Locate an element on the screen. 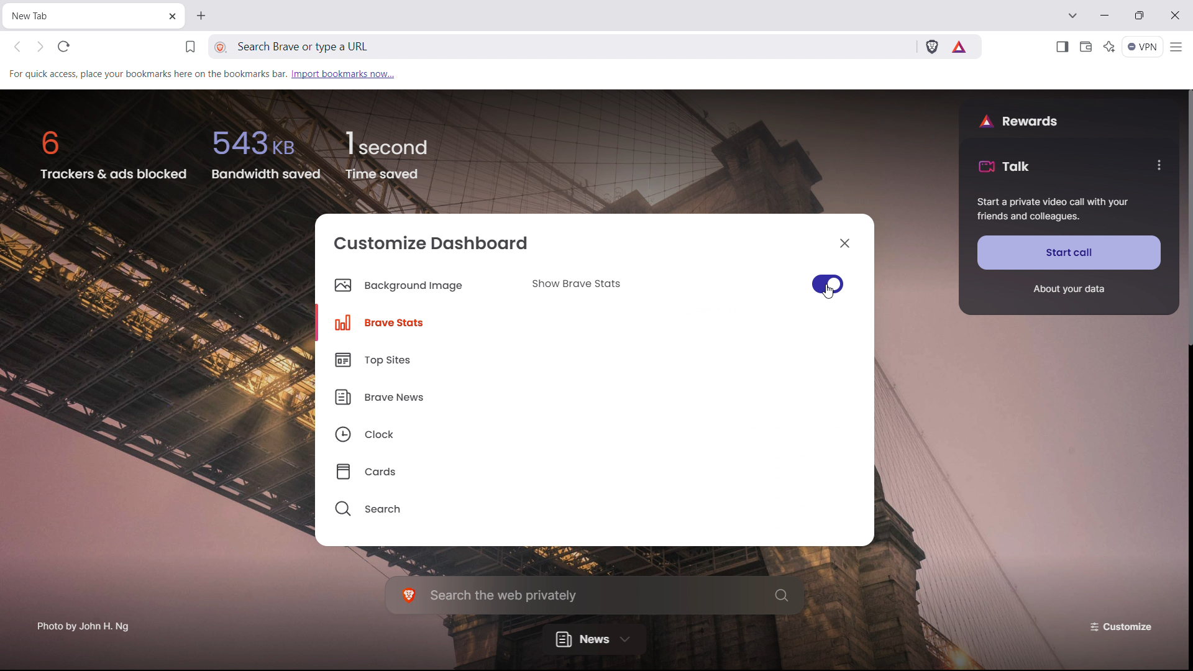 The image size is (1193, 671). brave rewards is located at coordinates (960, 47).